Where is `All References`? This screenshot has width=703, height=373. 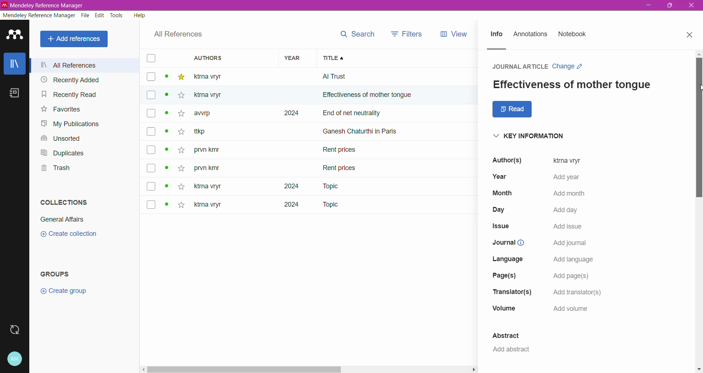 All References is located at coordinates (178, 34).